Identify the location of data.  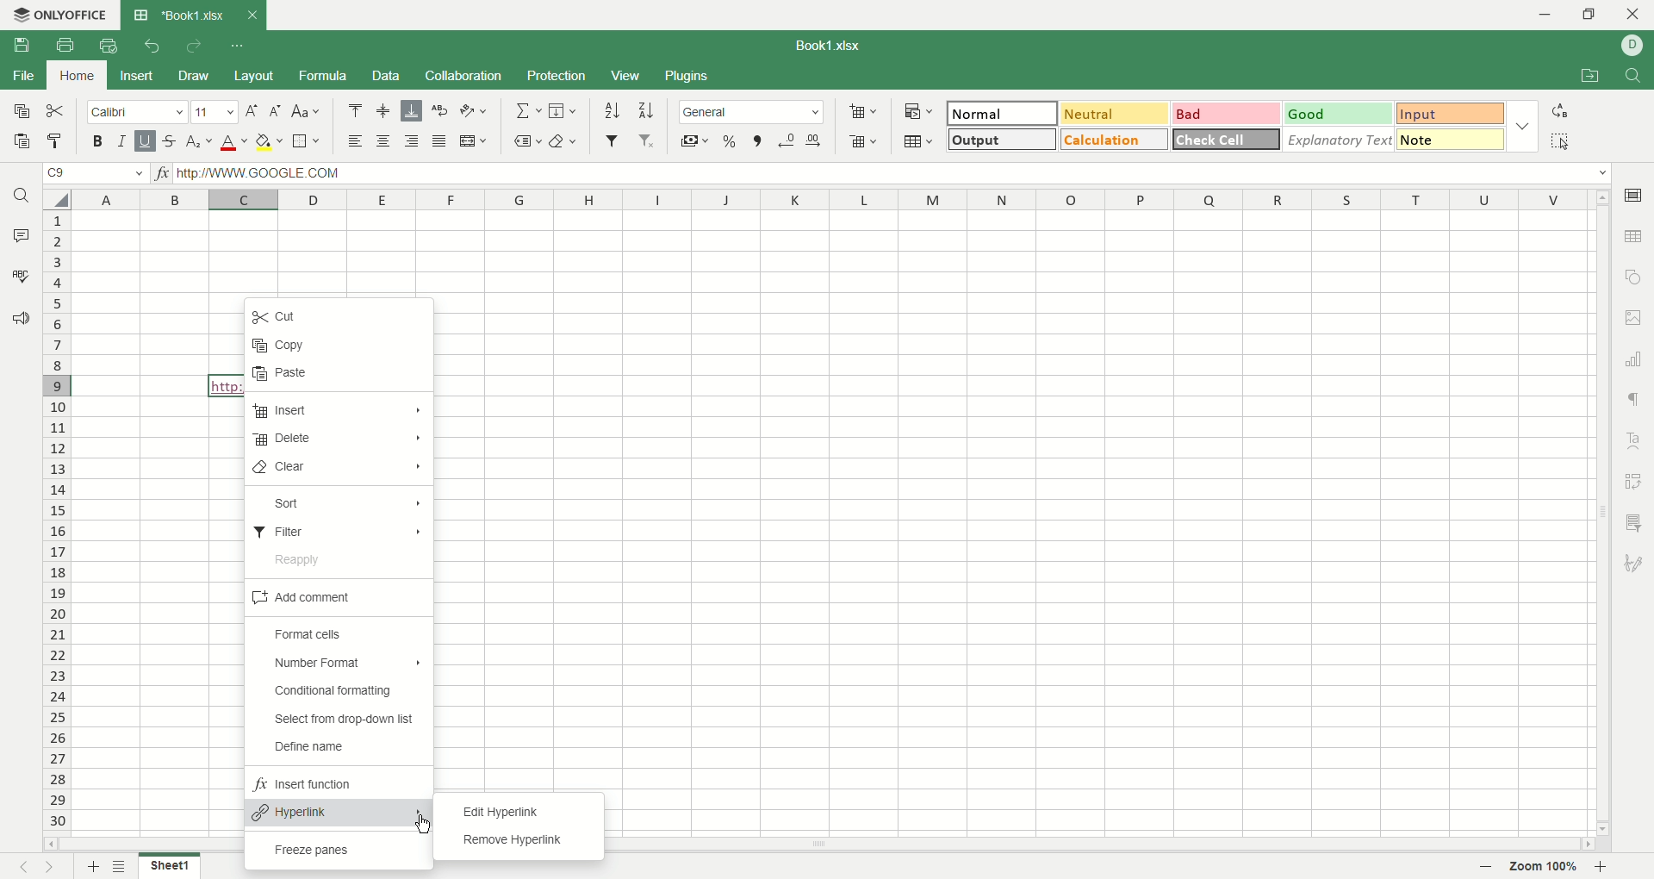
(387, 75).